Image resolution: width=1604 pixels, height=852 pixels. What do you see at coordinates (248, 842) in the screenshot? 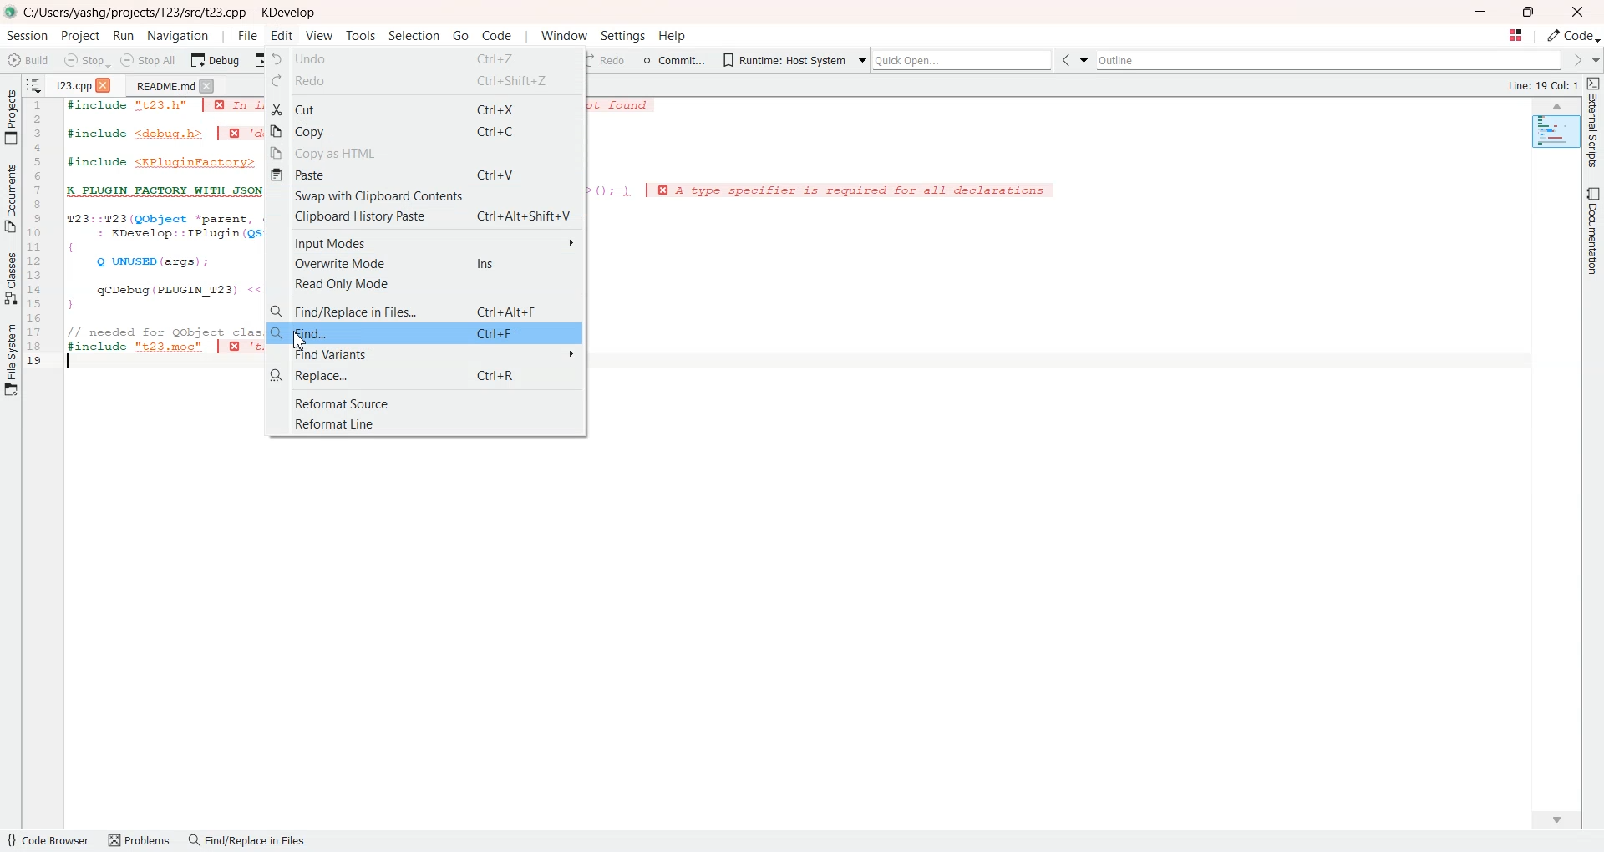
I see `Find/Replace in files` at bounding box center [248, 842].